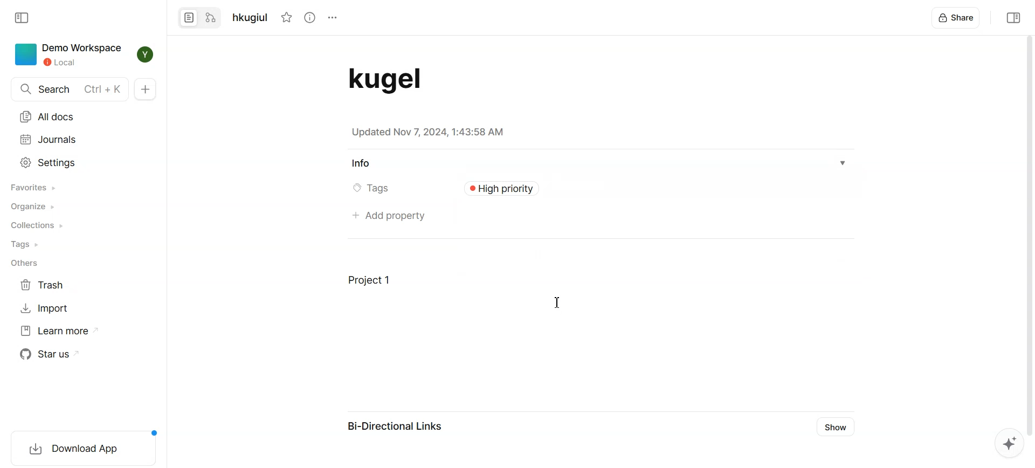 The image size is (1035, 468). What do you see at coordinates (146, 88) in the screenshot?
I see `New doc` at bounding box center [146, 88].